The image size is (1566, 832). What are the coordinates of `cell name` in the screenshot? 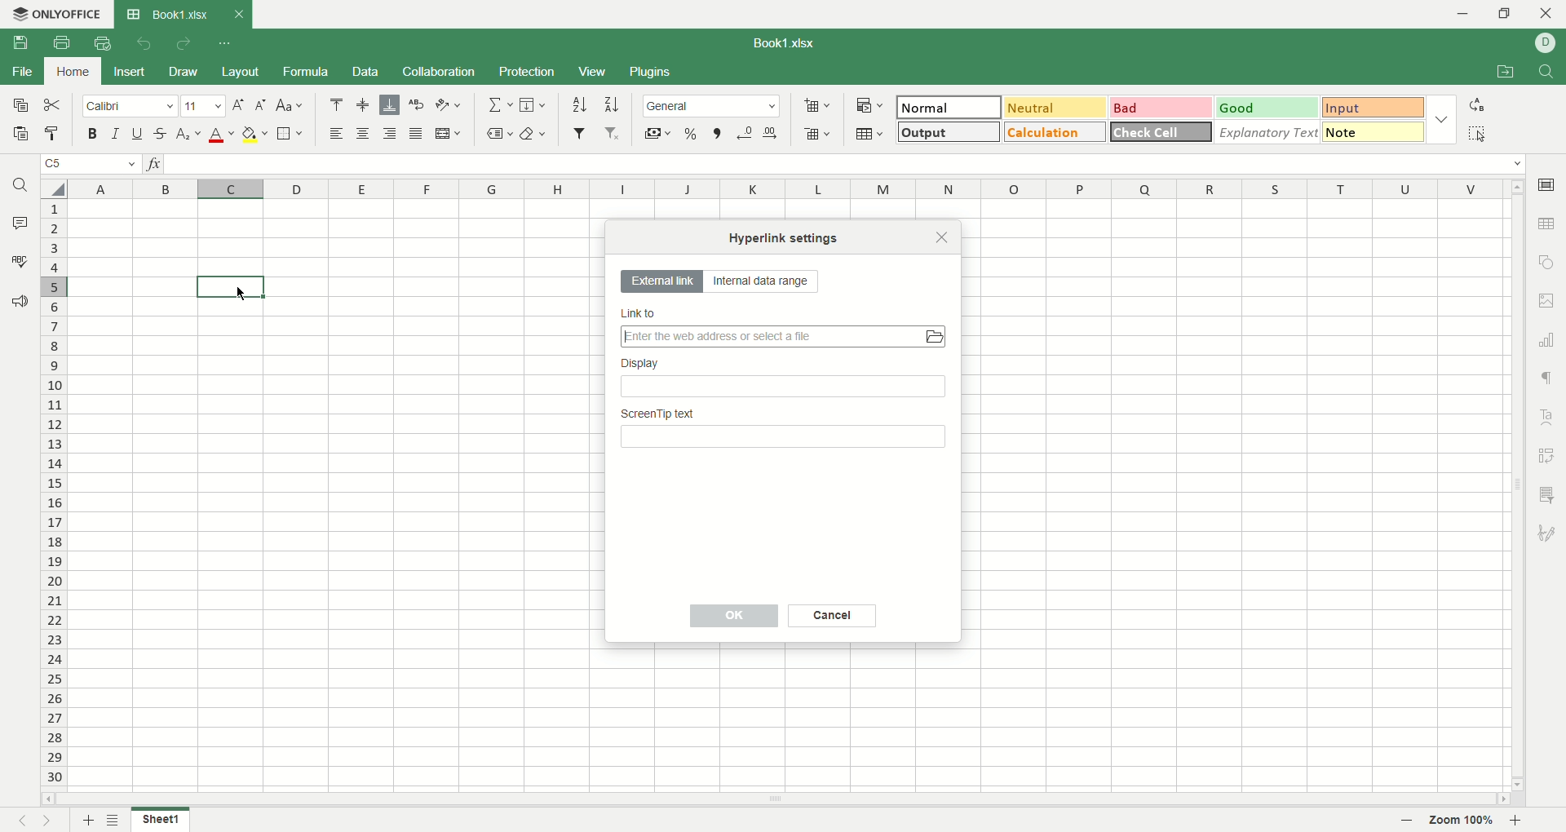 It's located at (89, 166).